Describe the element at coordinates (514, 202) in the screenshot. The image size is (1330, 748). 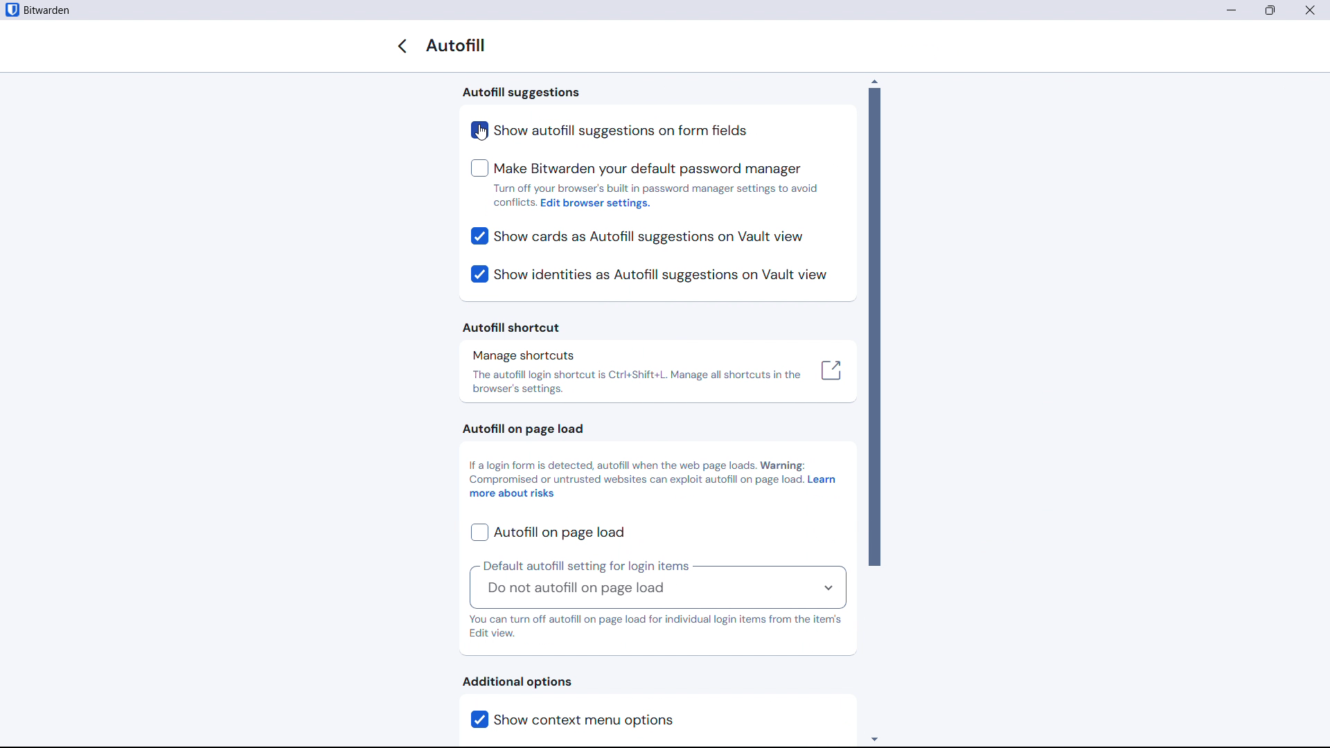
I see `conflicts` at that location.